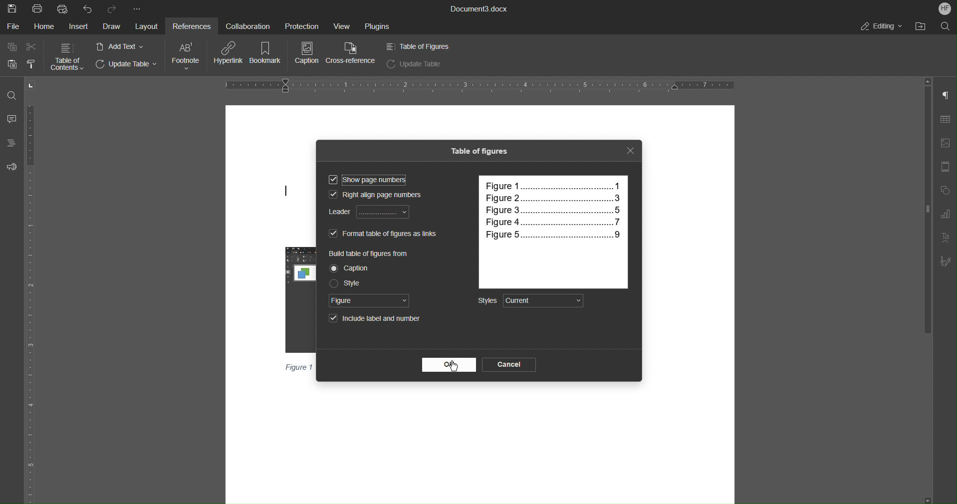 This screenshot has height=504, width=957. What do you see at coordinates (306, 54) in the screenshot?
I see `Caption` at bounding box center [306, 54].